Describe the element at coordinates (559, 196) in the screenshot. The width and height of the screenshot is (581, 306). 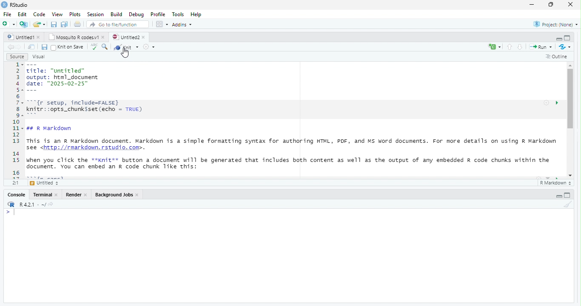
I see `Collapse` at that location.